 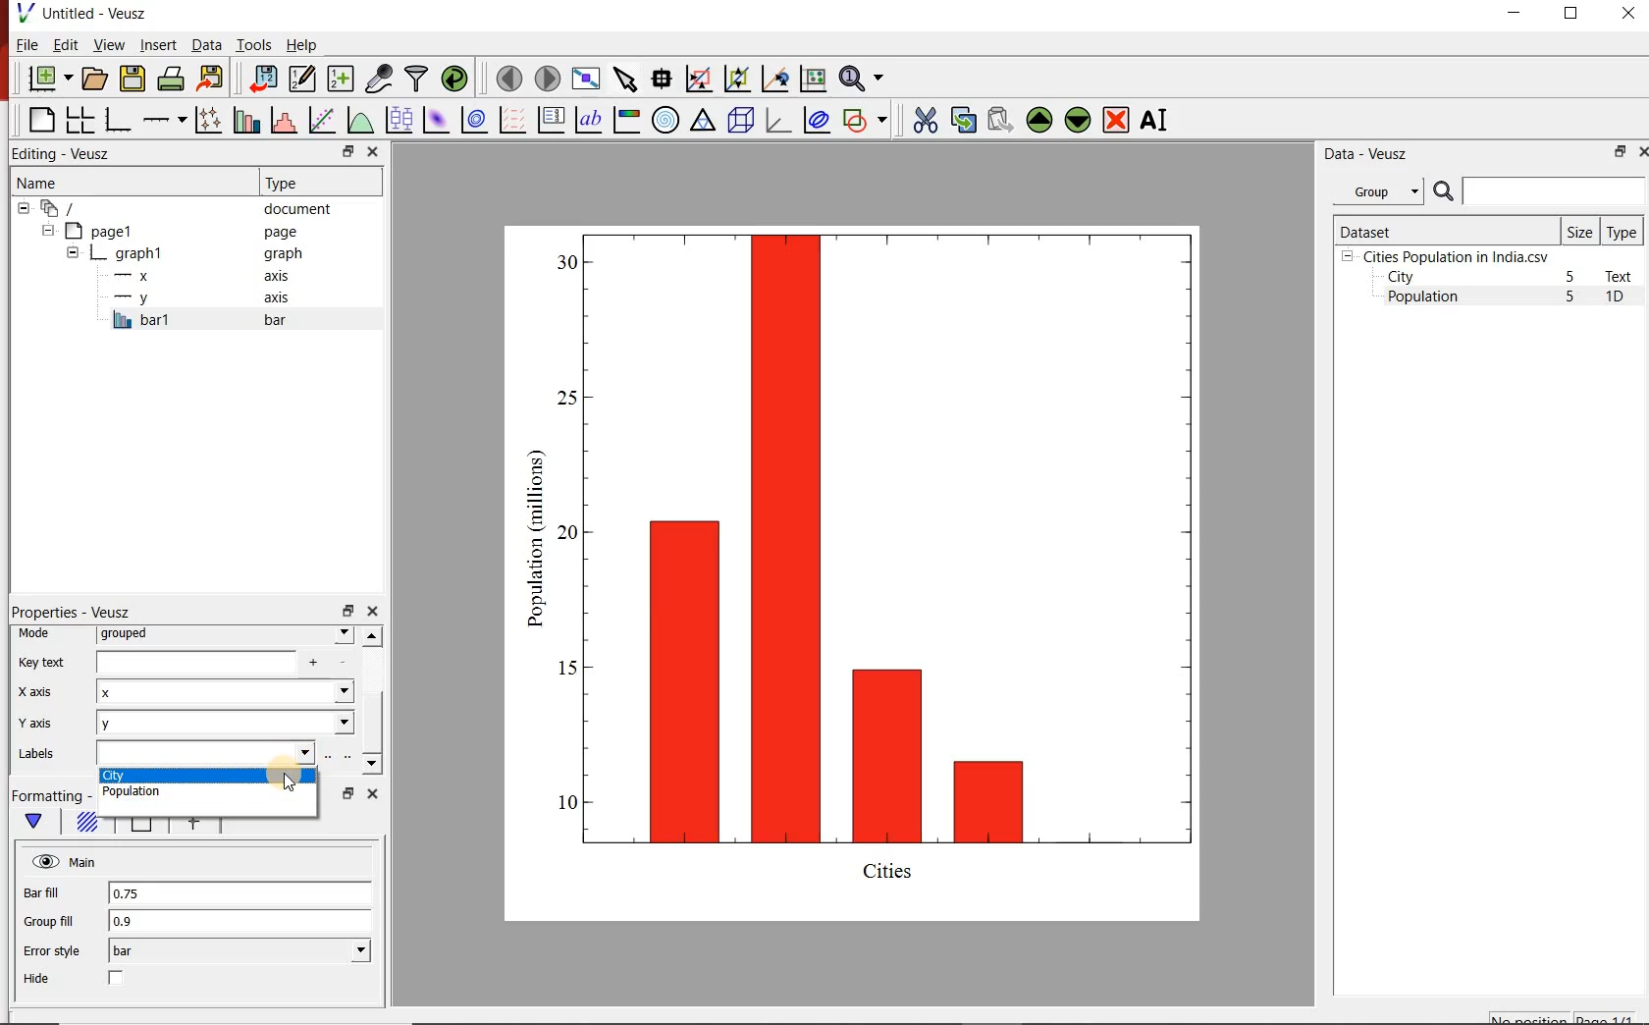 What do you see at coordinates (1401, 277) in the screenshot?
I see `City` at bounding box center [1401, 277].